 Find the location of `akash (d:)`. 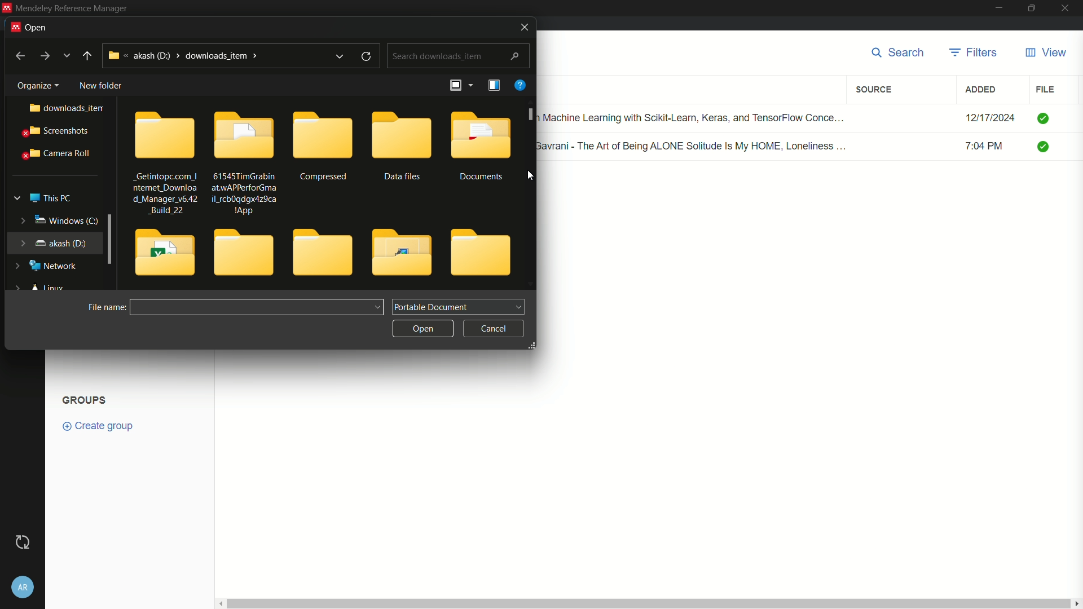

akash (d:) is located at coordinates (52, 242).